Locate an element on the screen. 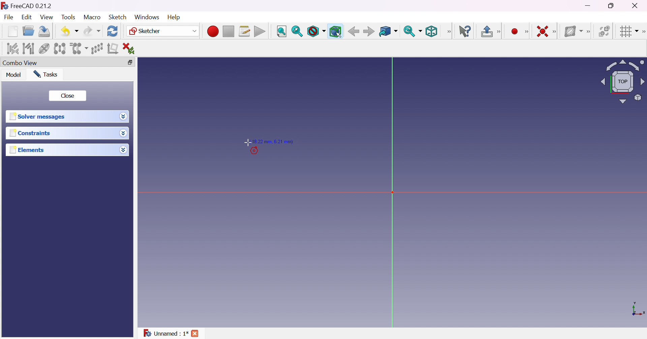  Refresh is located at coordinates (113, 31).